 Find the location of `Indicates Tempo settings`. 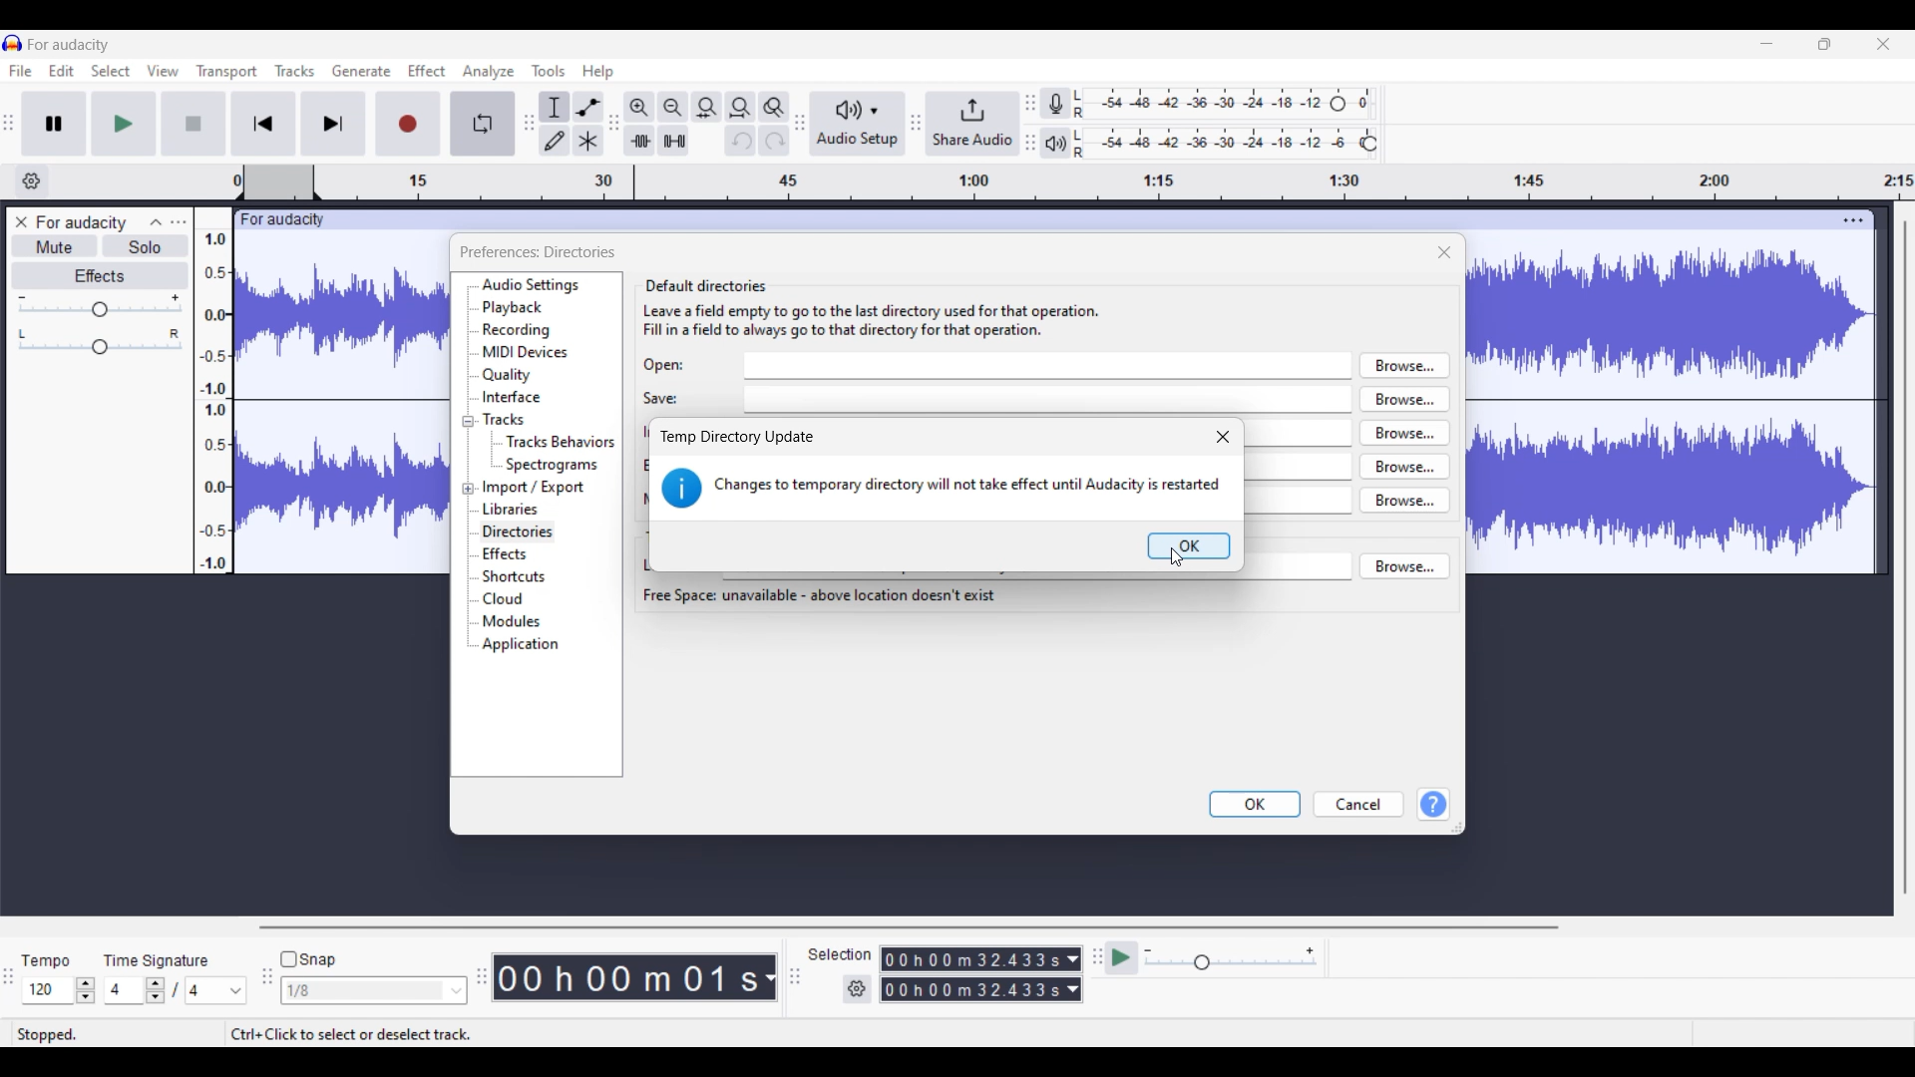

Indicates Tempo settings is located at coordinates (47, 960).